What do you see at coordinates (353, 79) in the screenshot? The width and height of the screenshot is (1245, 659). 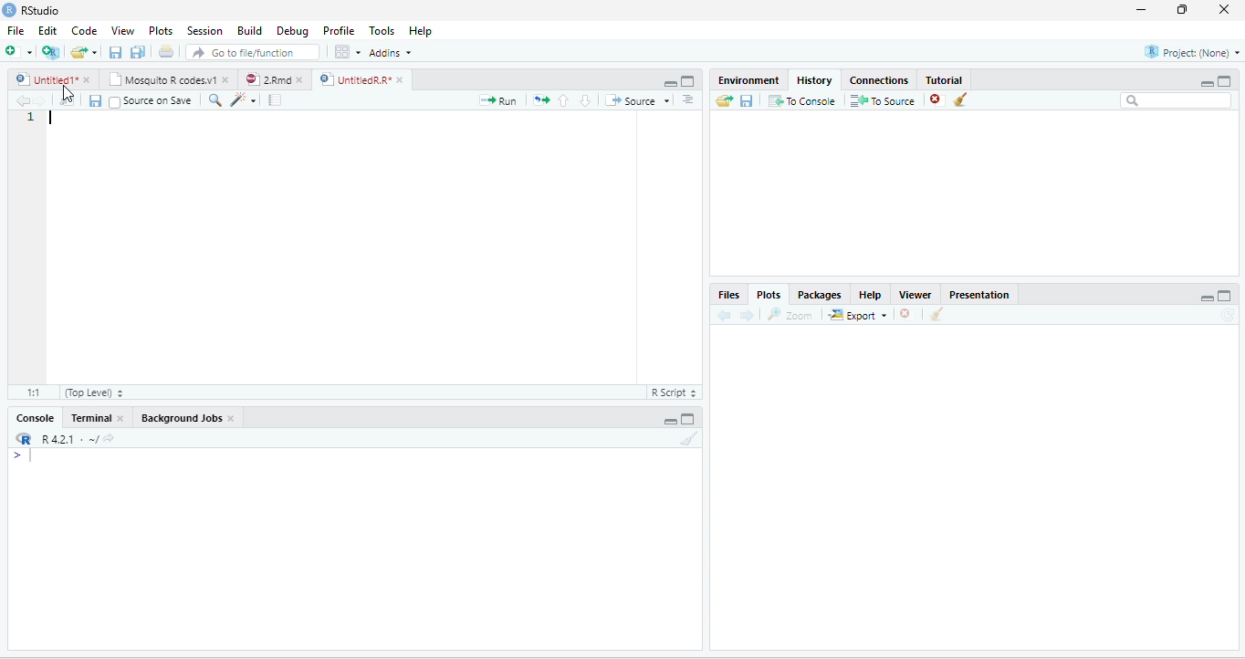 I see `UntitledR.R*` at bounding box center [353, 79].